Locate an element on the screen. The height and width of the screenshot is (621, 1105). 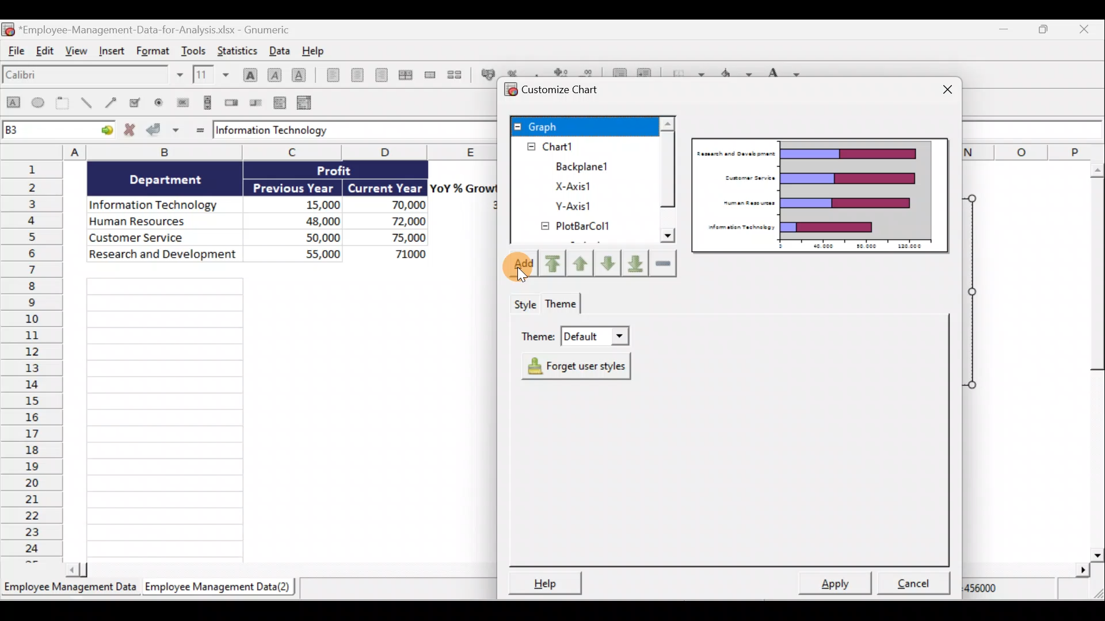
Cell name B3 is located at coordinates (46, 131).